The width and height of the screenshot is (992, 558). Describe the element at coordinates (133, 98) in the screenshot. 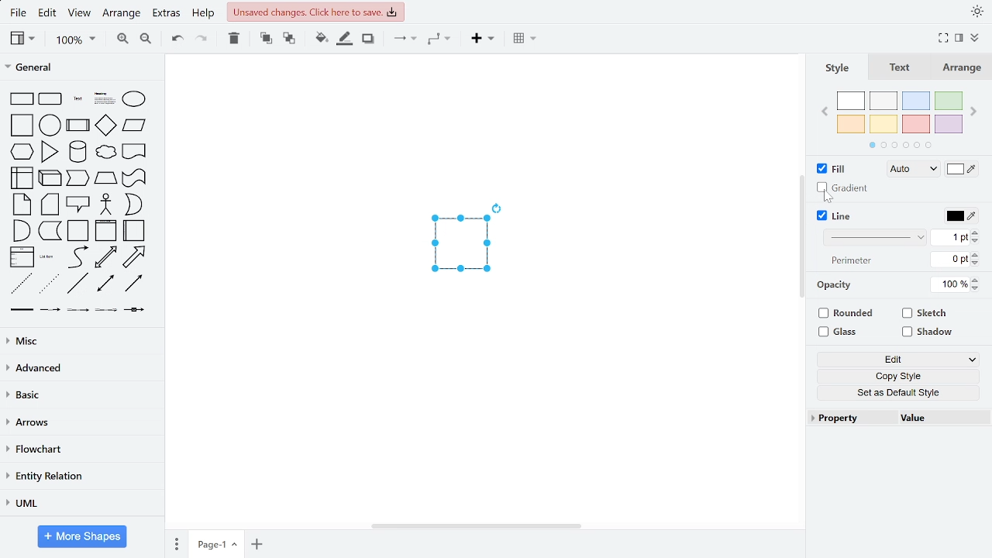

I see `general shapes` at that location.